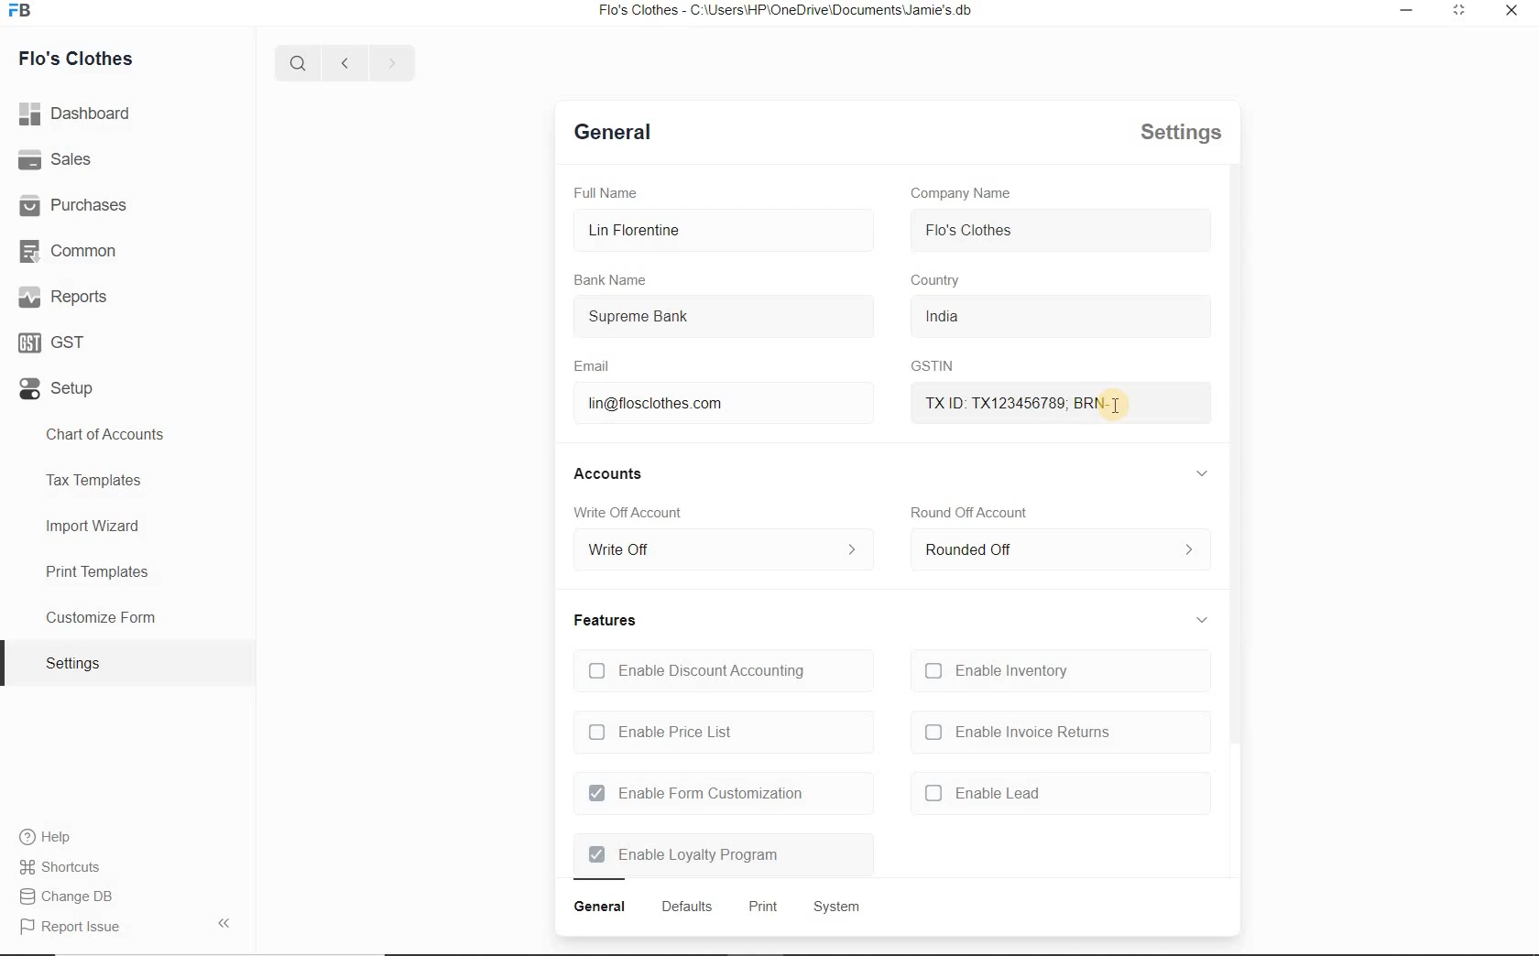  What do you see at coordinates (684, 855) in the screenshot?
I see `Enable Loyalty Program` at bounding box center [684, 855].